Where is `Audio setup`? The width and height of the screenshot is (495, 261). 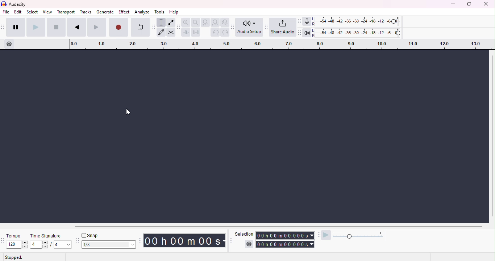
Audio setup is located at coordinates (250, 26).